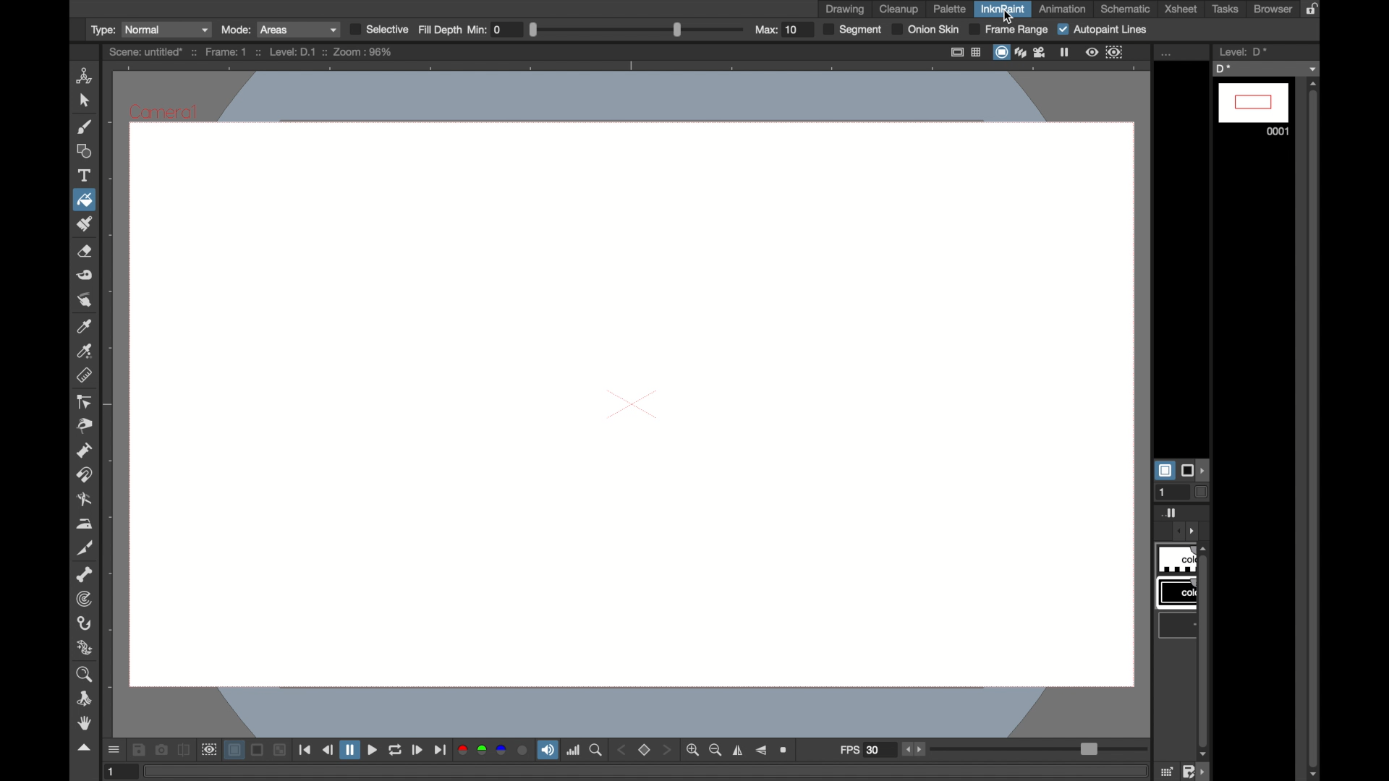 The height and width of the screenshot is (781, 1389). Describe the element at coordinates (899, 9) in the screenshot. I see `cleanup` at that location.